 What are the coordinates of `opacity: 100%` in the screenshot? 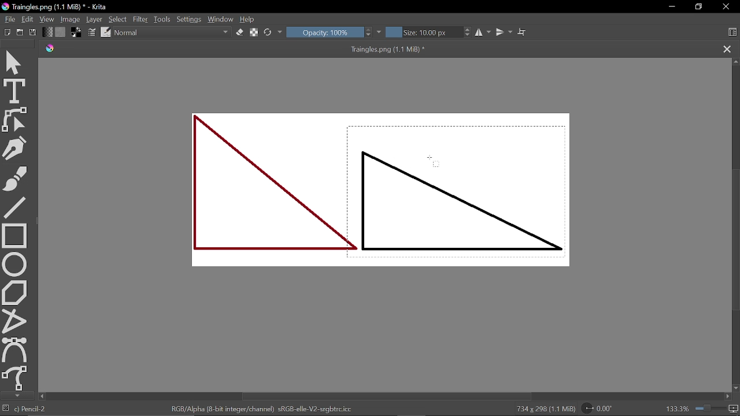 It's located at (335, 32).